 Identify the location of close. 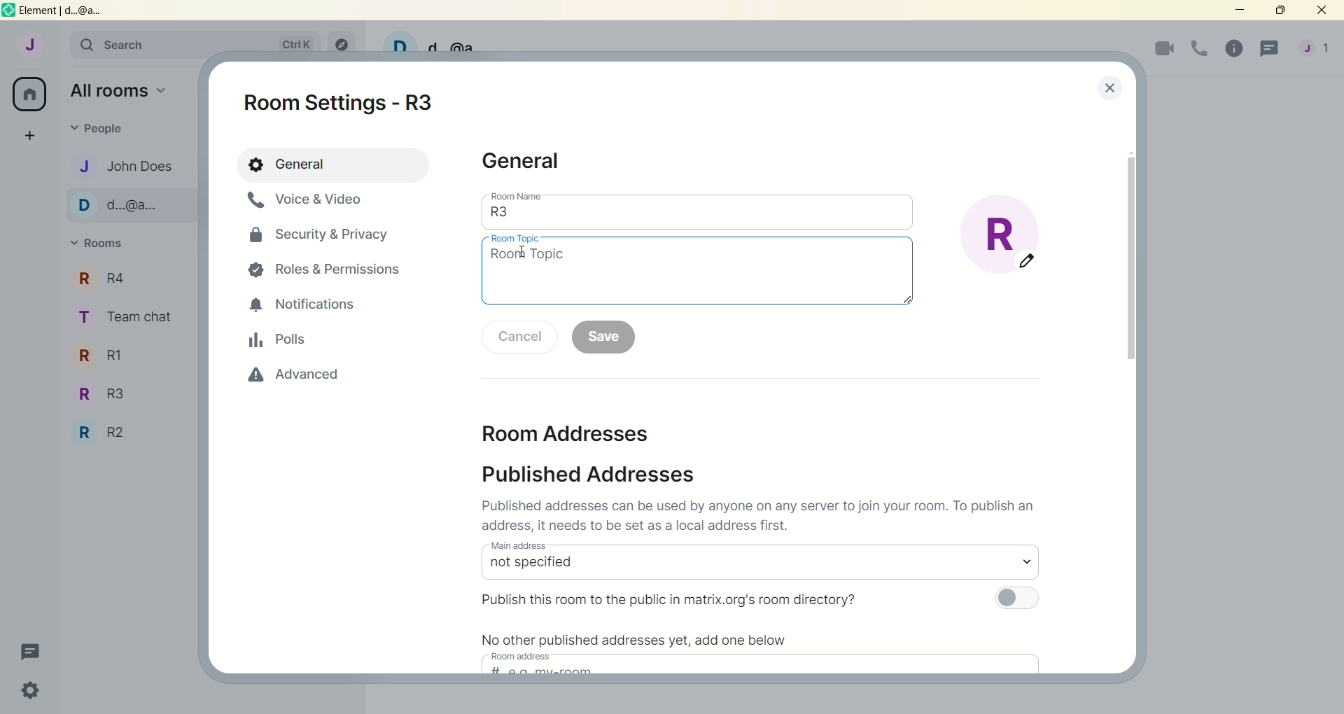
(1325, 11).